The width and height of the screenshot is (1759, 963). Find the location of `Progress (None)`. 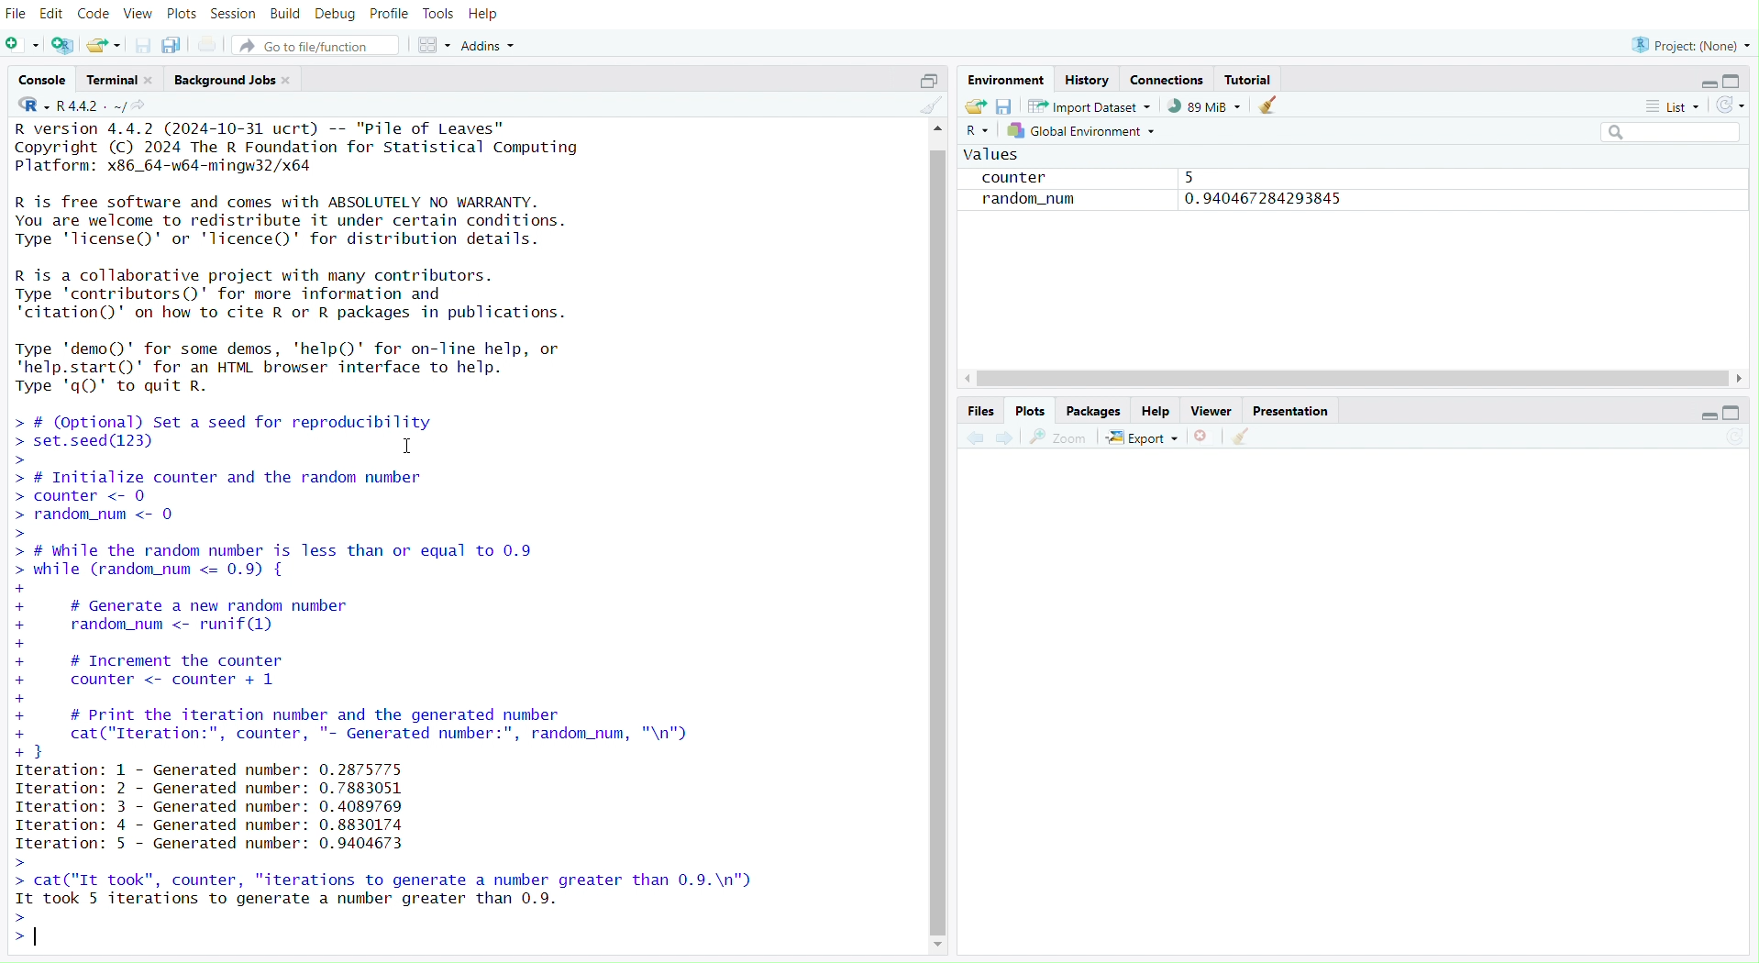

Progress (None) is located at coordinates (1692, 42).